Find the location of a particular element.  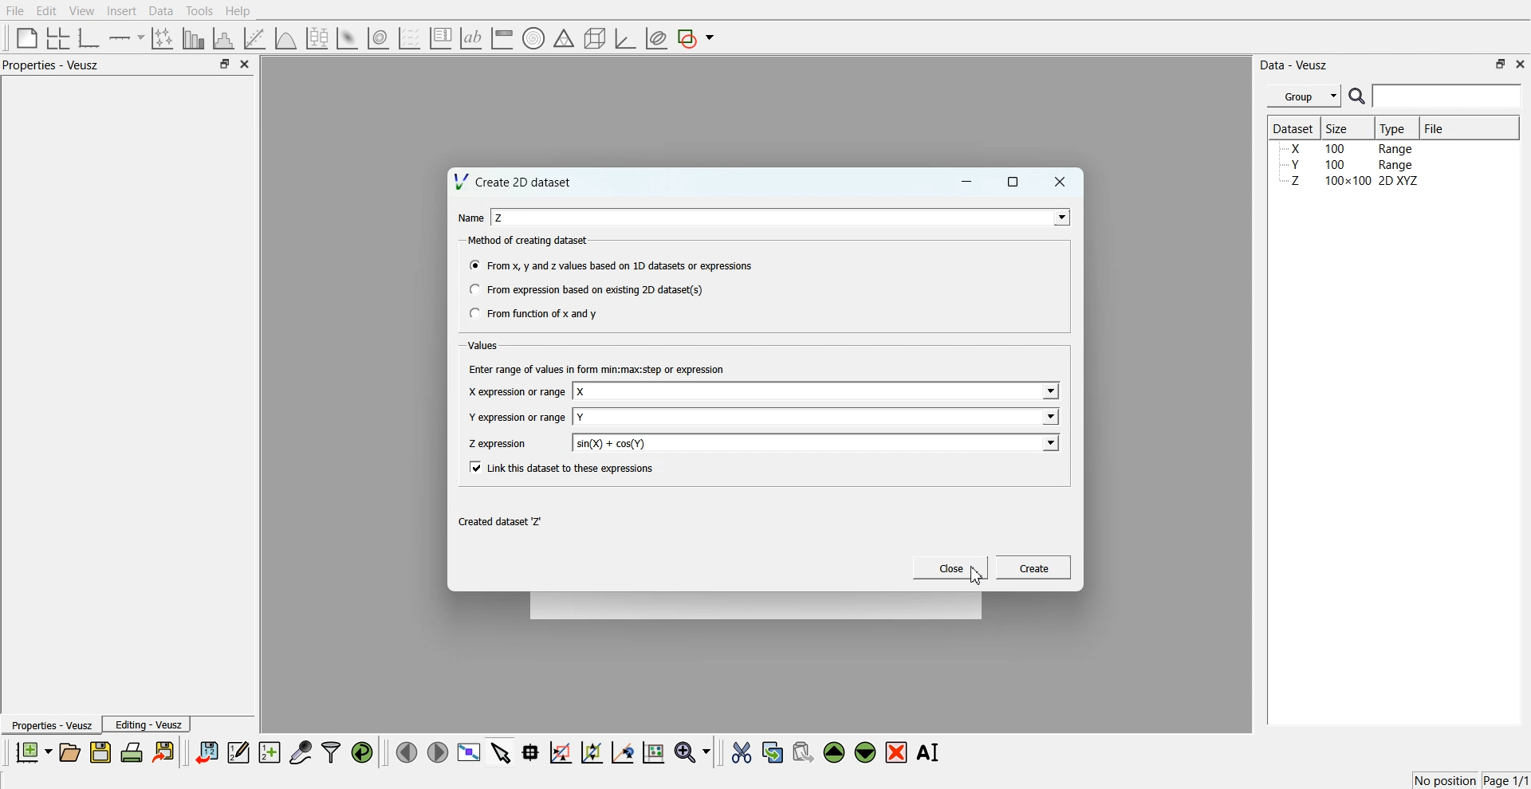

Image color bar is located at coordinates (502, 37).